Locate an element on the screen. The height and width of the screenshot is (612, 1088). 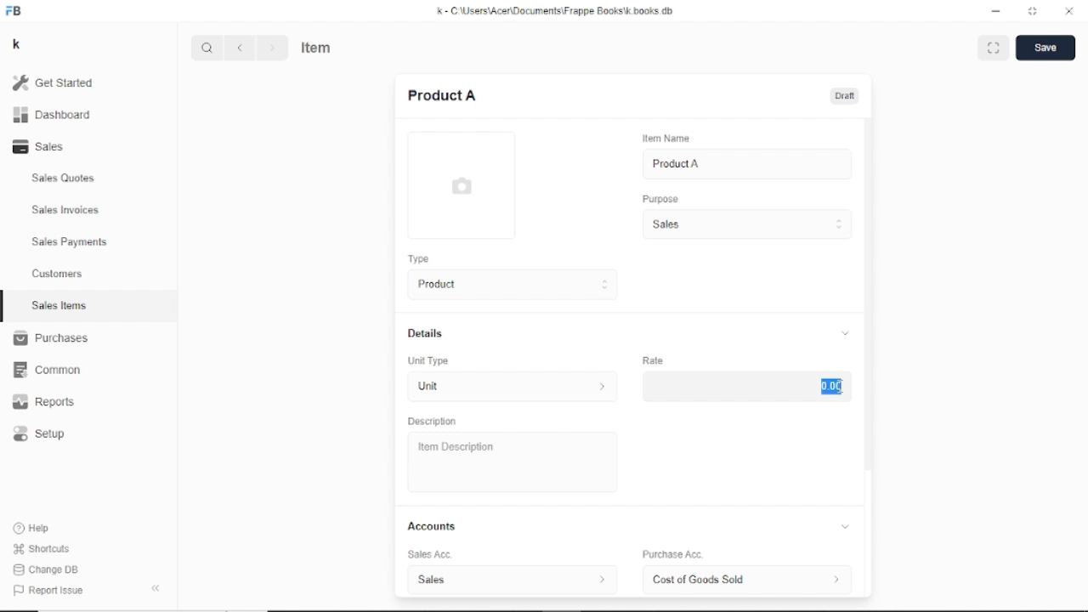
Sales Items is located at coordinates (59, 305).